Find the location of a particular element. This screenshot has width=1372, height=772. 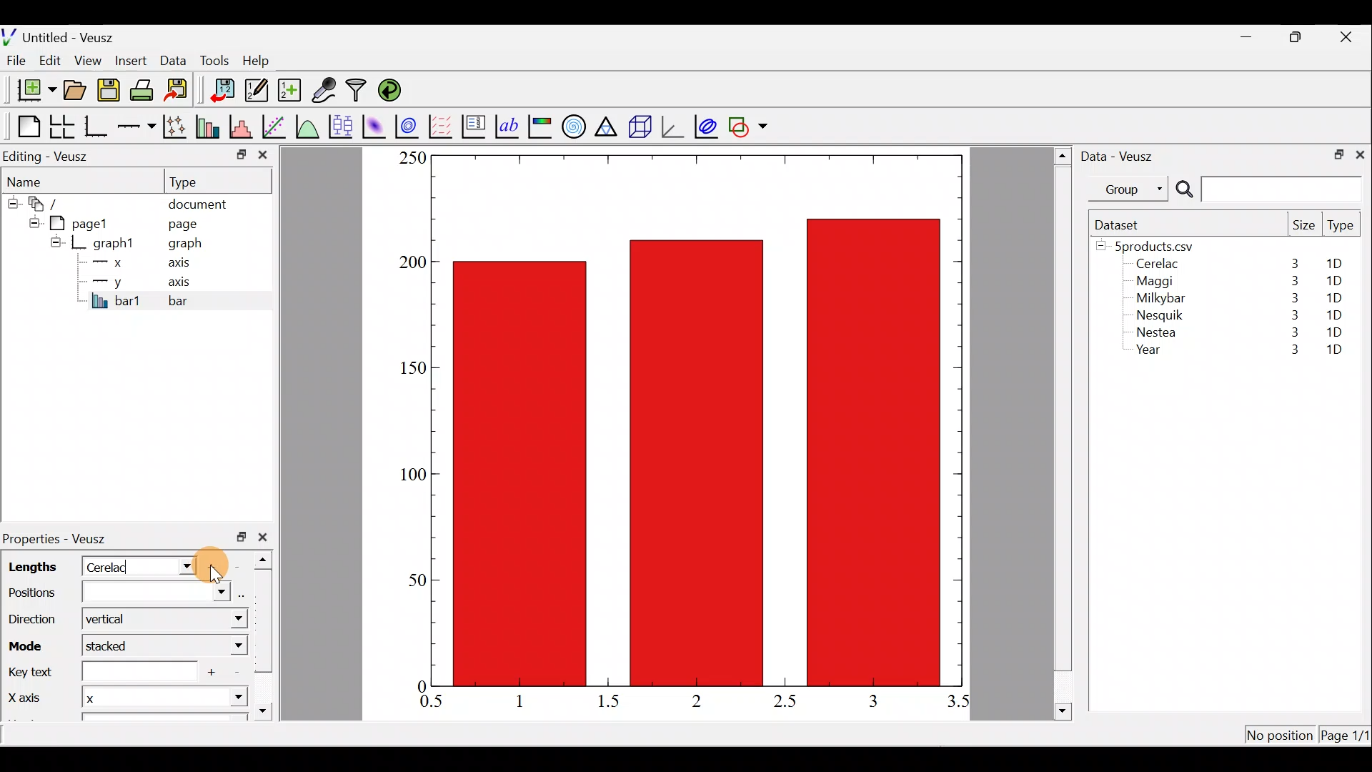

3.5 is located at coordinates (960, 704).